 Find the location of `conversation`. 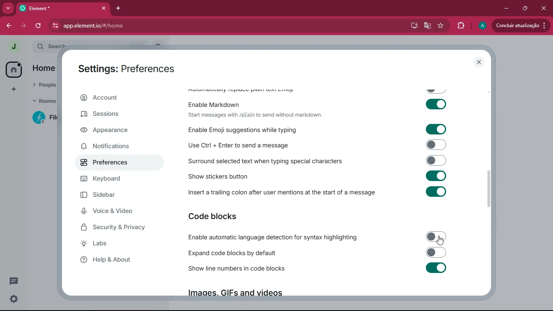

conversation is located at coordinates (13, 281).